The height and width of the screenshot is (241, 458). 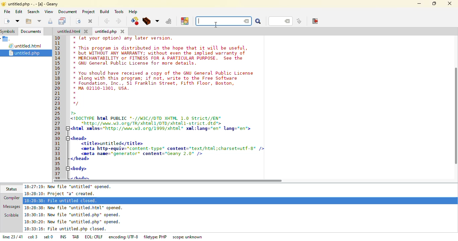 What do you see at coordinates (112, 144) in the screenshot?
I see `<title>untitled</title>` at bounding box center [112, 144].